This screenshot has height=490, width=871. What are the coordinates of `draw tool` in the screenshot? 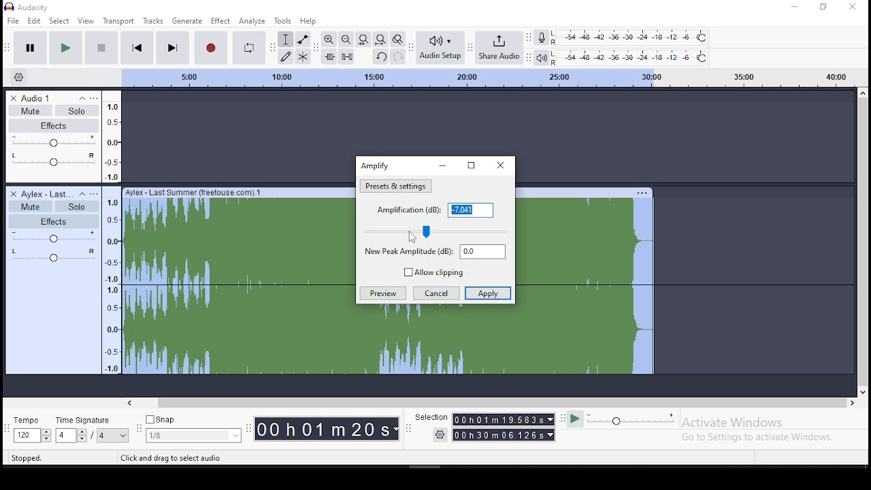 It's located at (284, 56).